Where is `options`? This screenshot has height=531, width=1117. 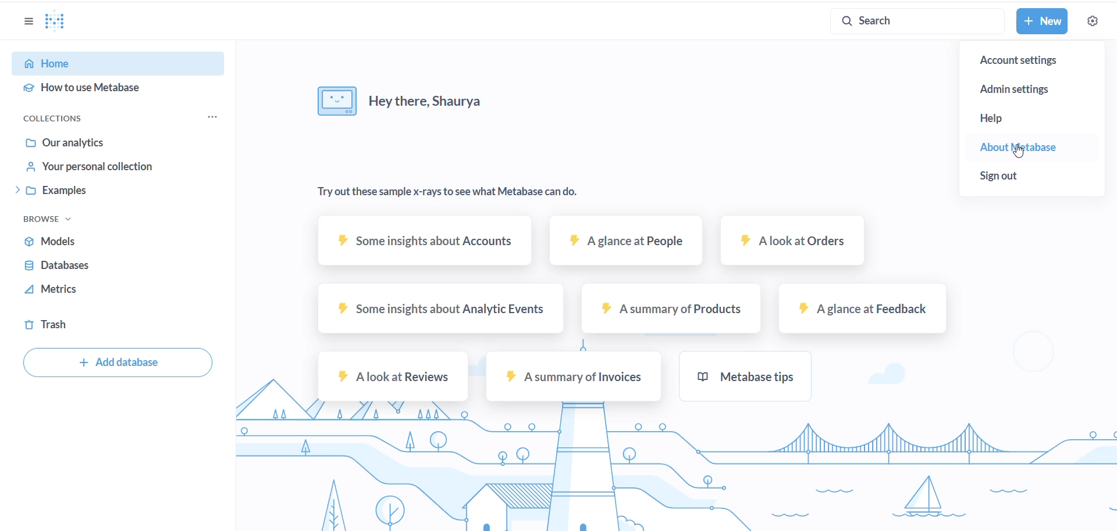 options is located at coordinates (27, 21).